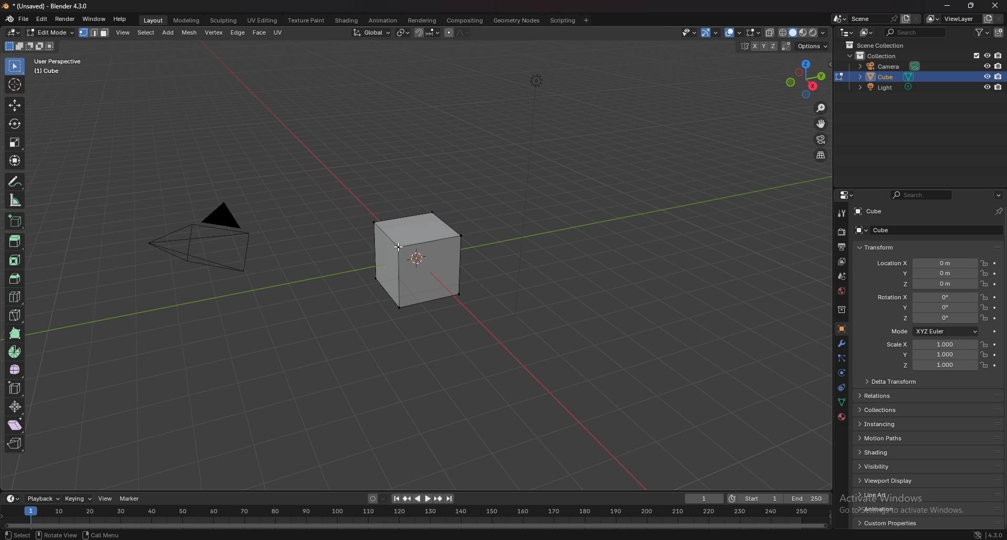  What do you see at coordinates (263, 20) in the screenshot?
I see `uv editing` at bounding box center [263, 20].